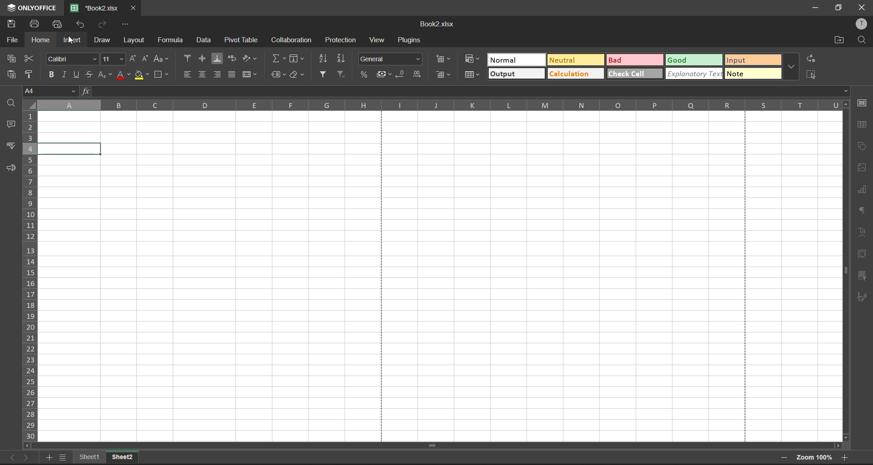 This screenshot has width=873, height=465. Describe the element at coordinates (517, 74) in the screenshot. I see `output` at that location.